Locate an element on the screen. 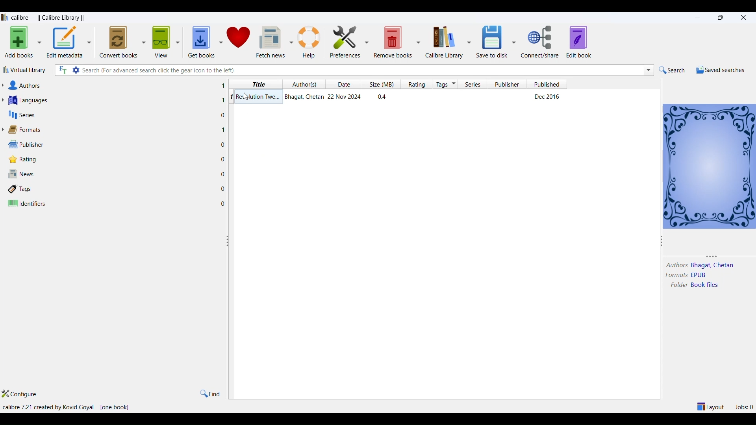 The height and width of the screenshot is (425, 756). full text search  is located at coordinates (63, 70).